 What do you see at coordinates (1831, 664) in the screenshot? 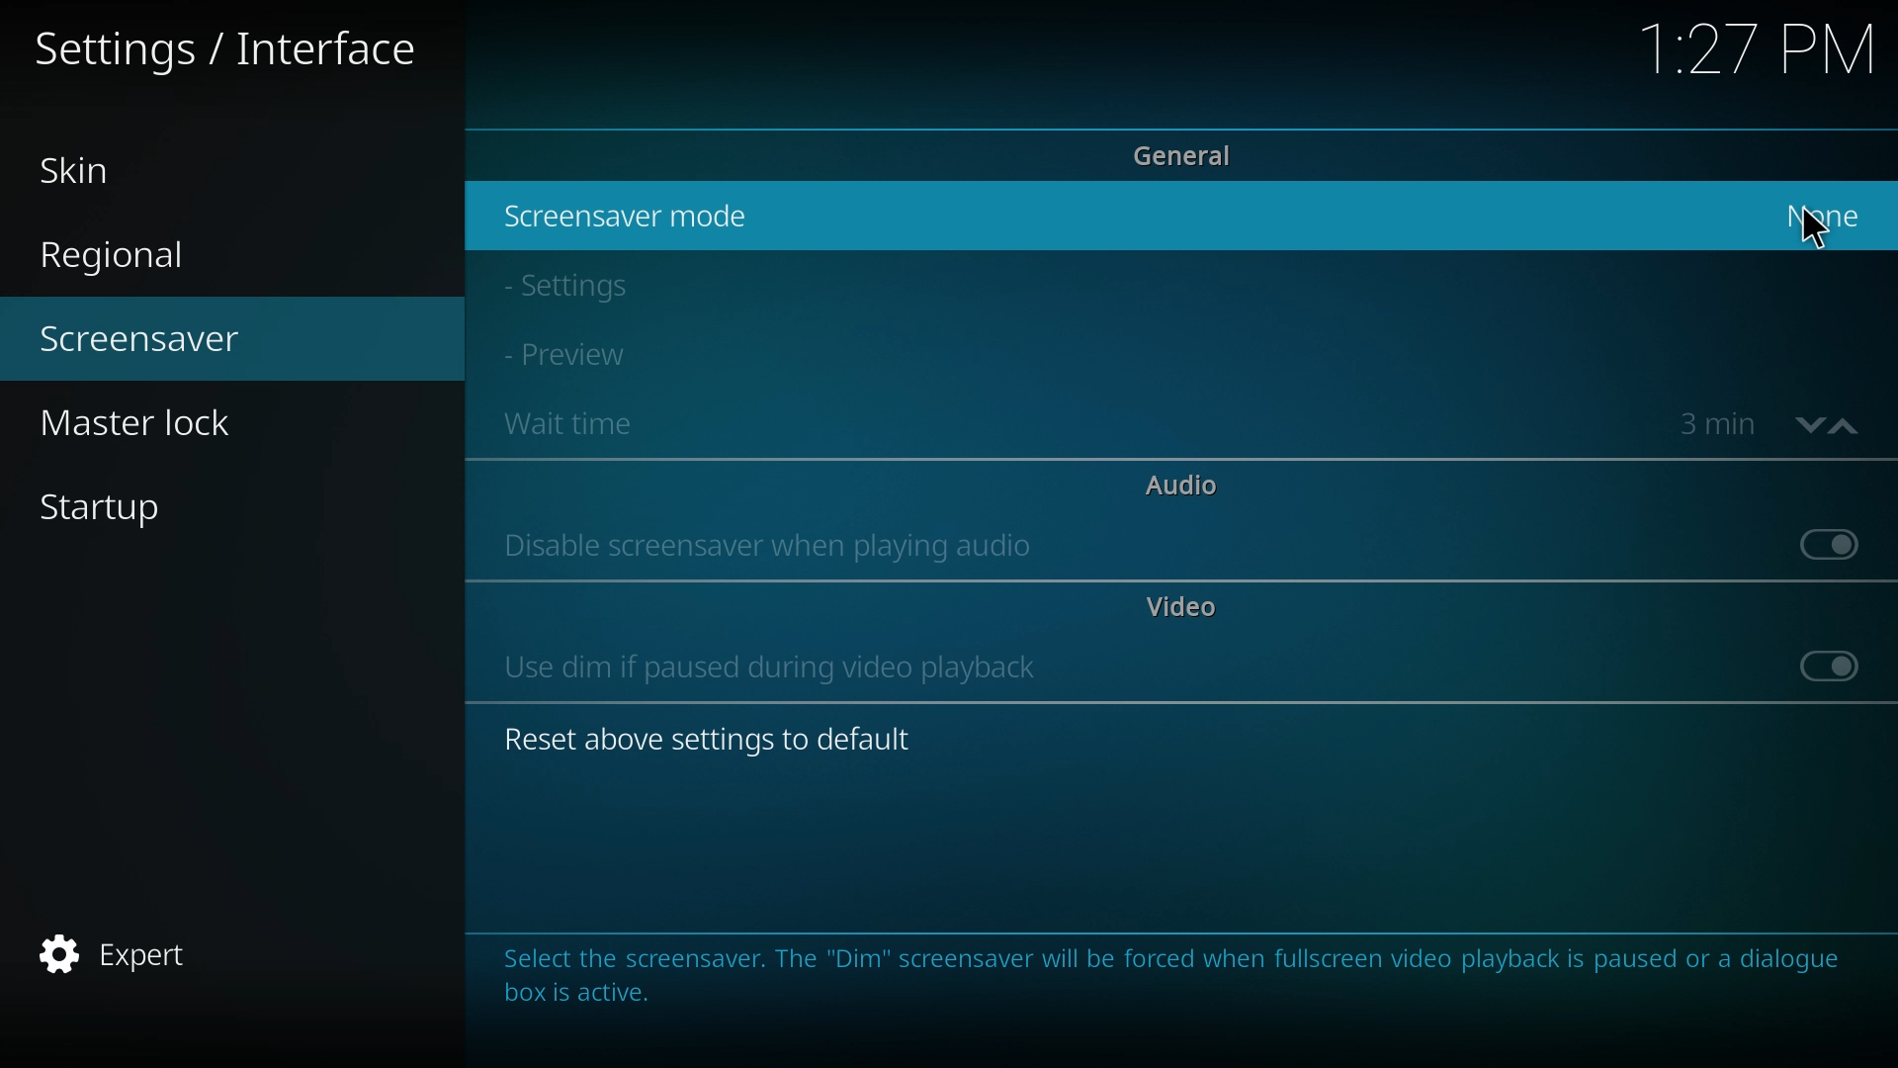
I see `off` at bounding box center [1831, 664].